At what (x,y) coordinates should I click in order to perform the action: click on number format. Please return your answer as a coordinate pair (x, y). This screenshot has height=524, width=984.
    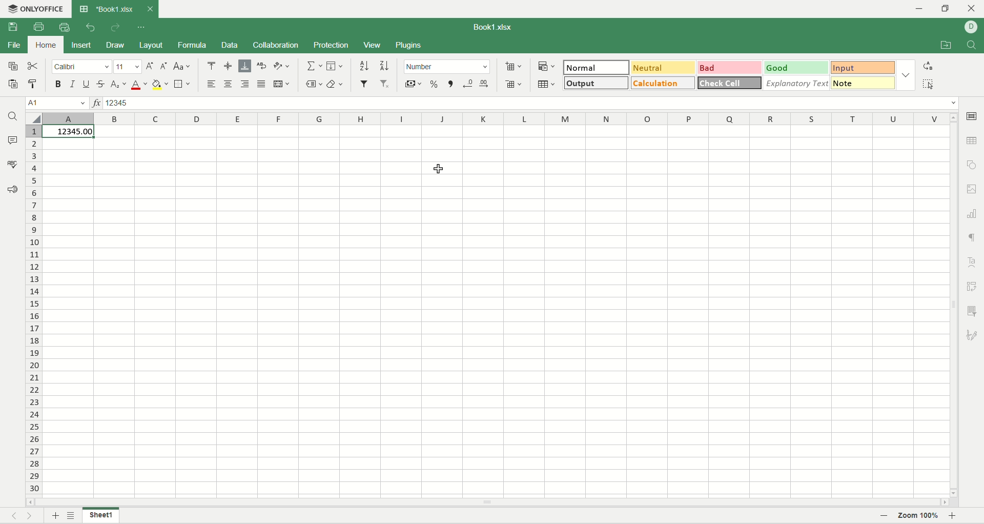
    Looking at the image, I should click on (527, 89).